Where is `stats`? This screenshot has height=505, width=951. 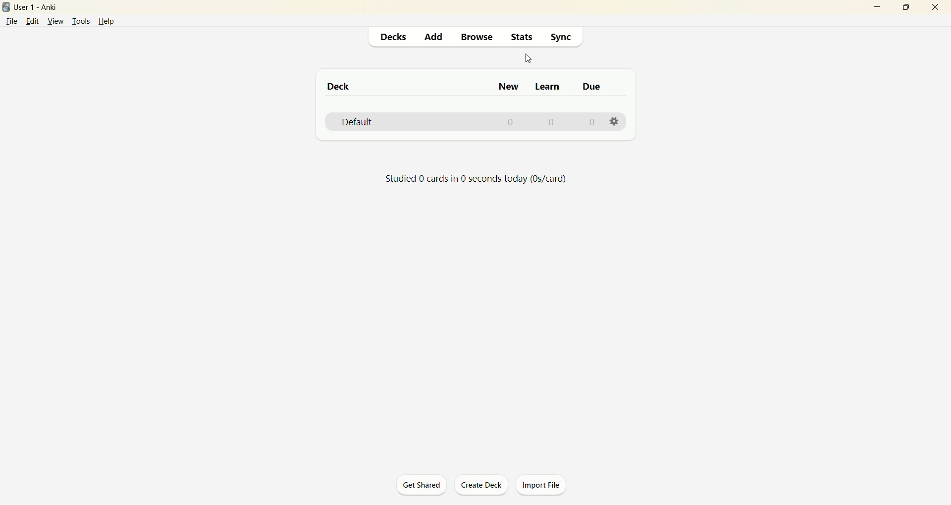
stats is located at coordinates (521, 38).